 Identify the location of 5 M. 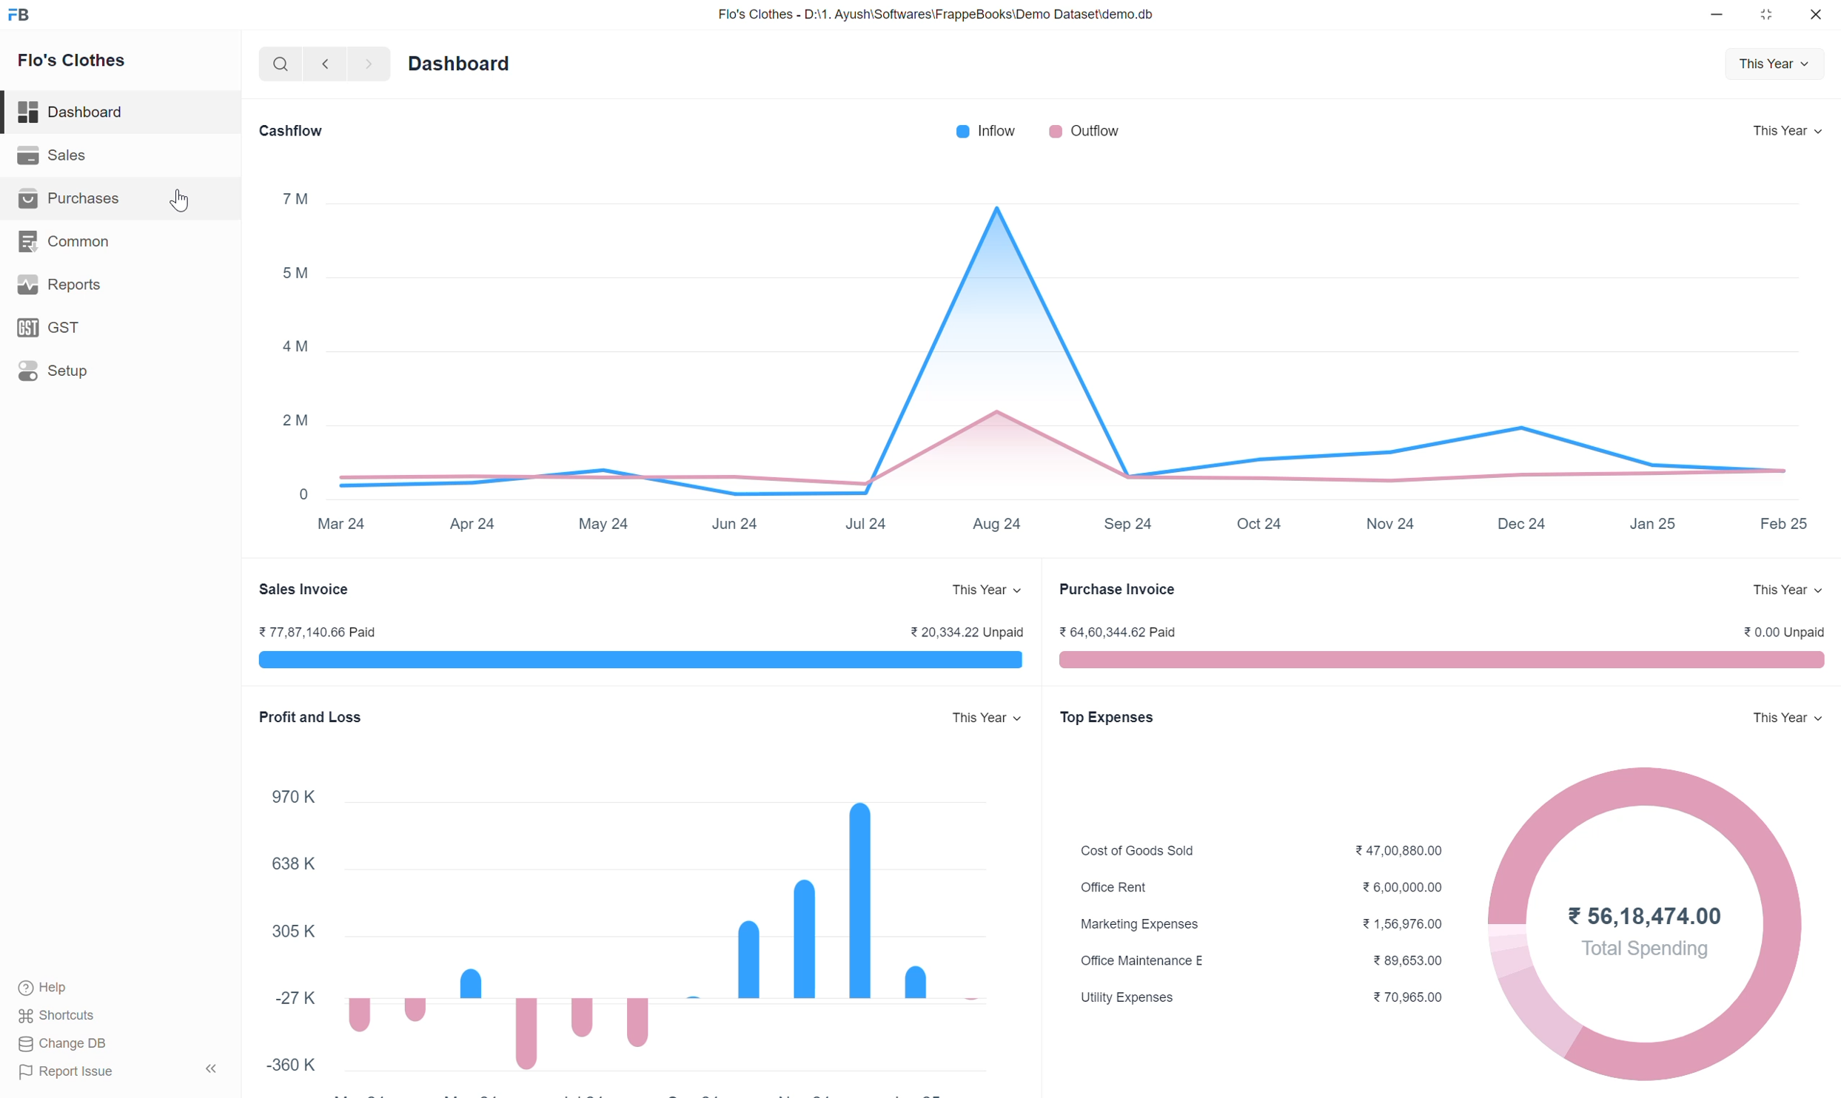
(295, 272).